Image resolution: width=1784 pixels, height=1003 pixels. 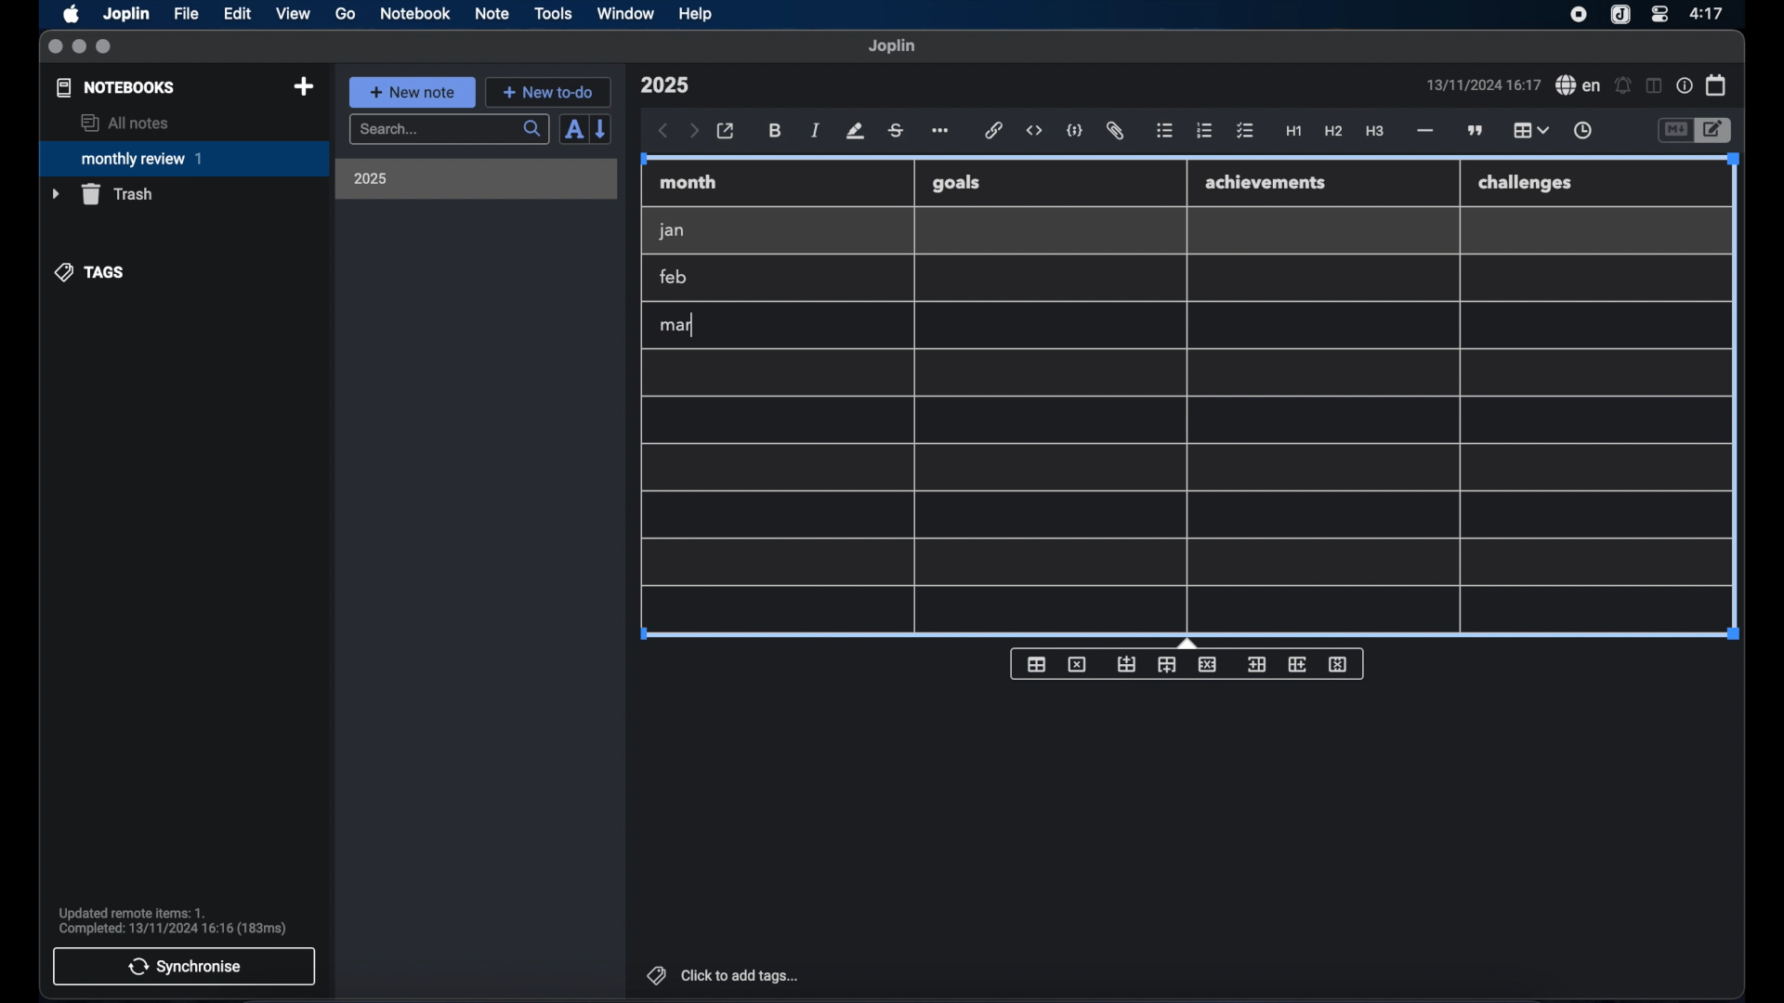 I want to click on screen recorder icon, so click(x=1579, y=15).